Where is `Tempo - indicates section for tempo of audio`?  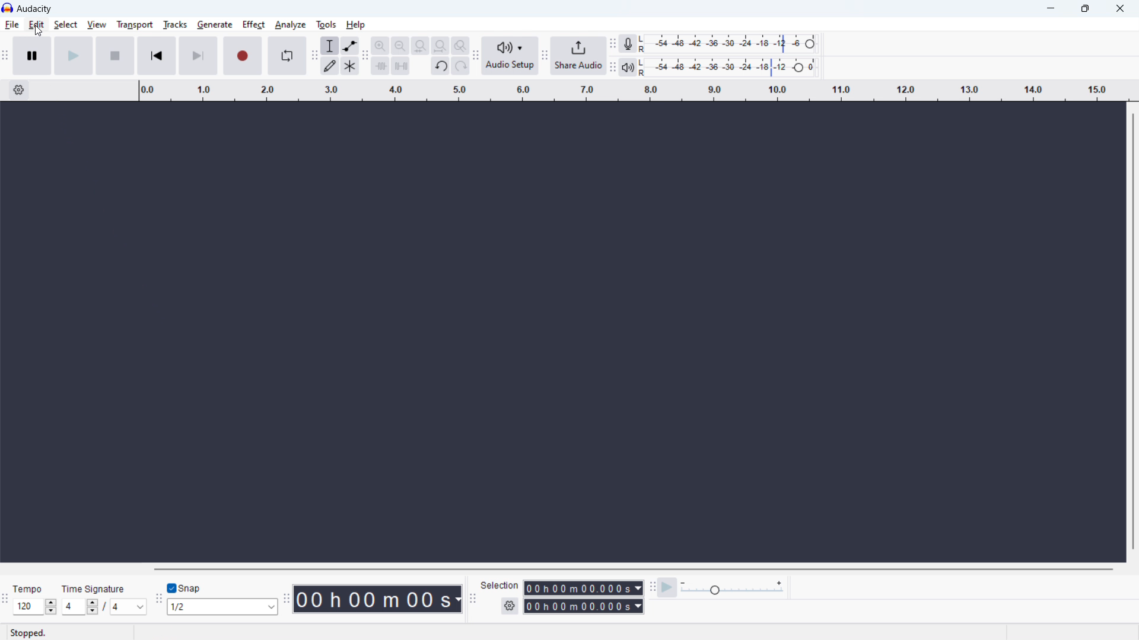 Tempo - indicates section for tempo of audio is located at coordinates (27, 588).